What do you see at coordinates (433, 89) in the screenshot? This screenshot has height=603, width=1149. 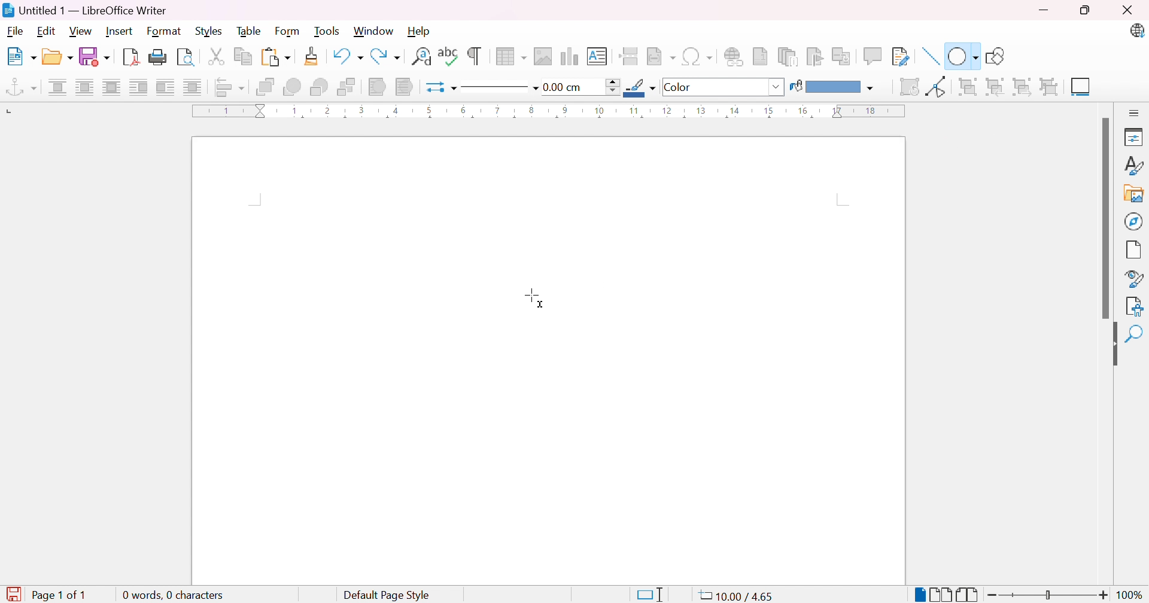 I see `Select start and end arrowheads for lines` at bounding box center [433, 89].